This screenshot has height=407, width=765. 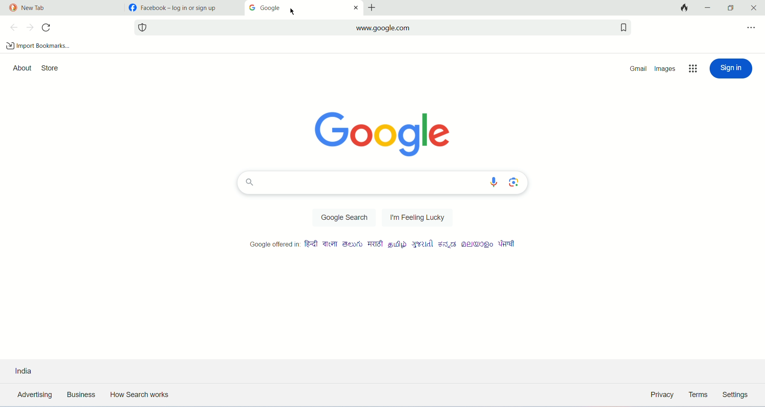 I want to click on import bookmarks, so click(x=37, y=45).